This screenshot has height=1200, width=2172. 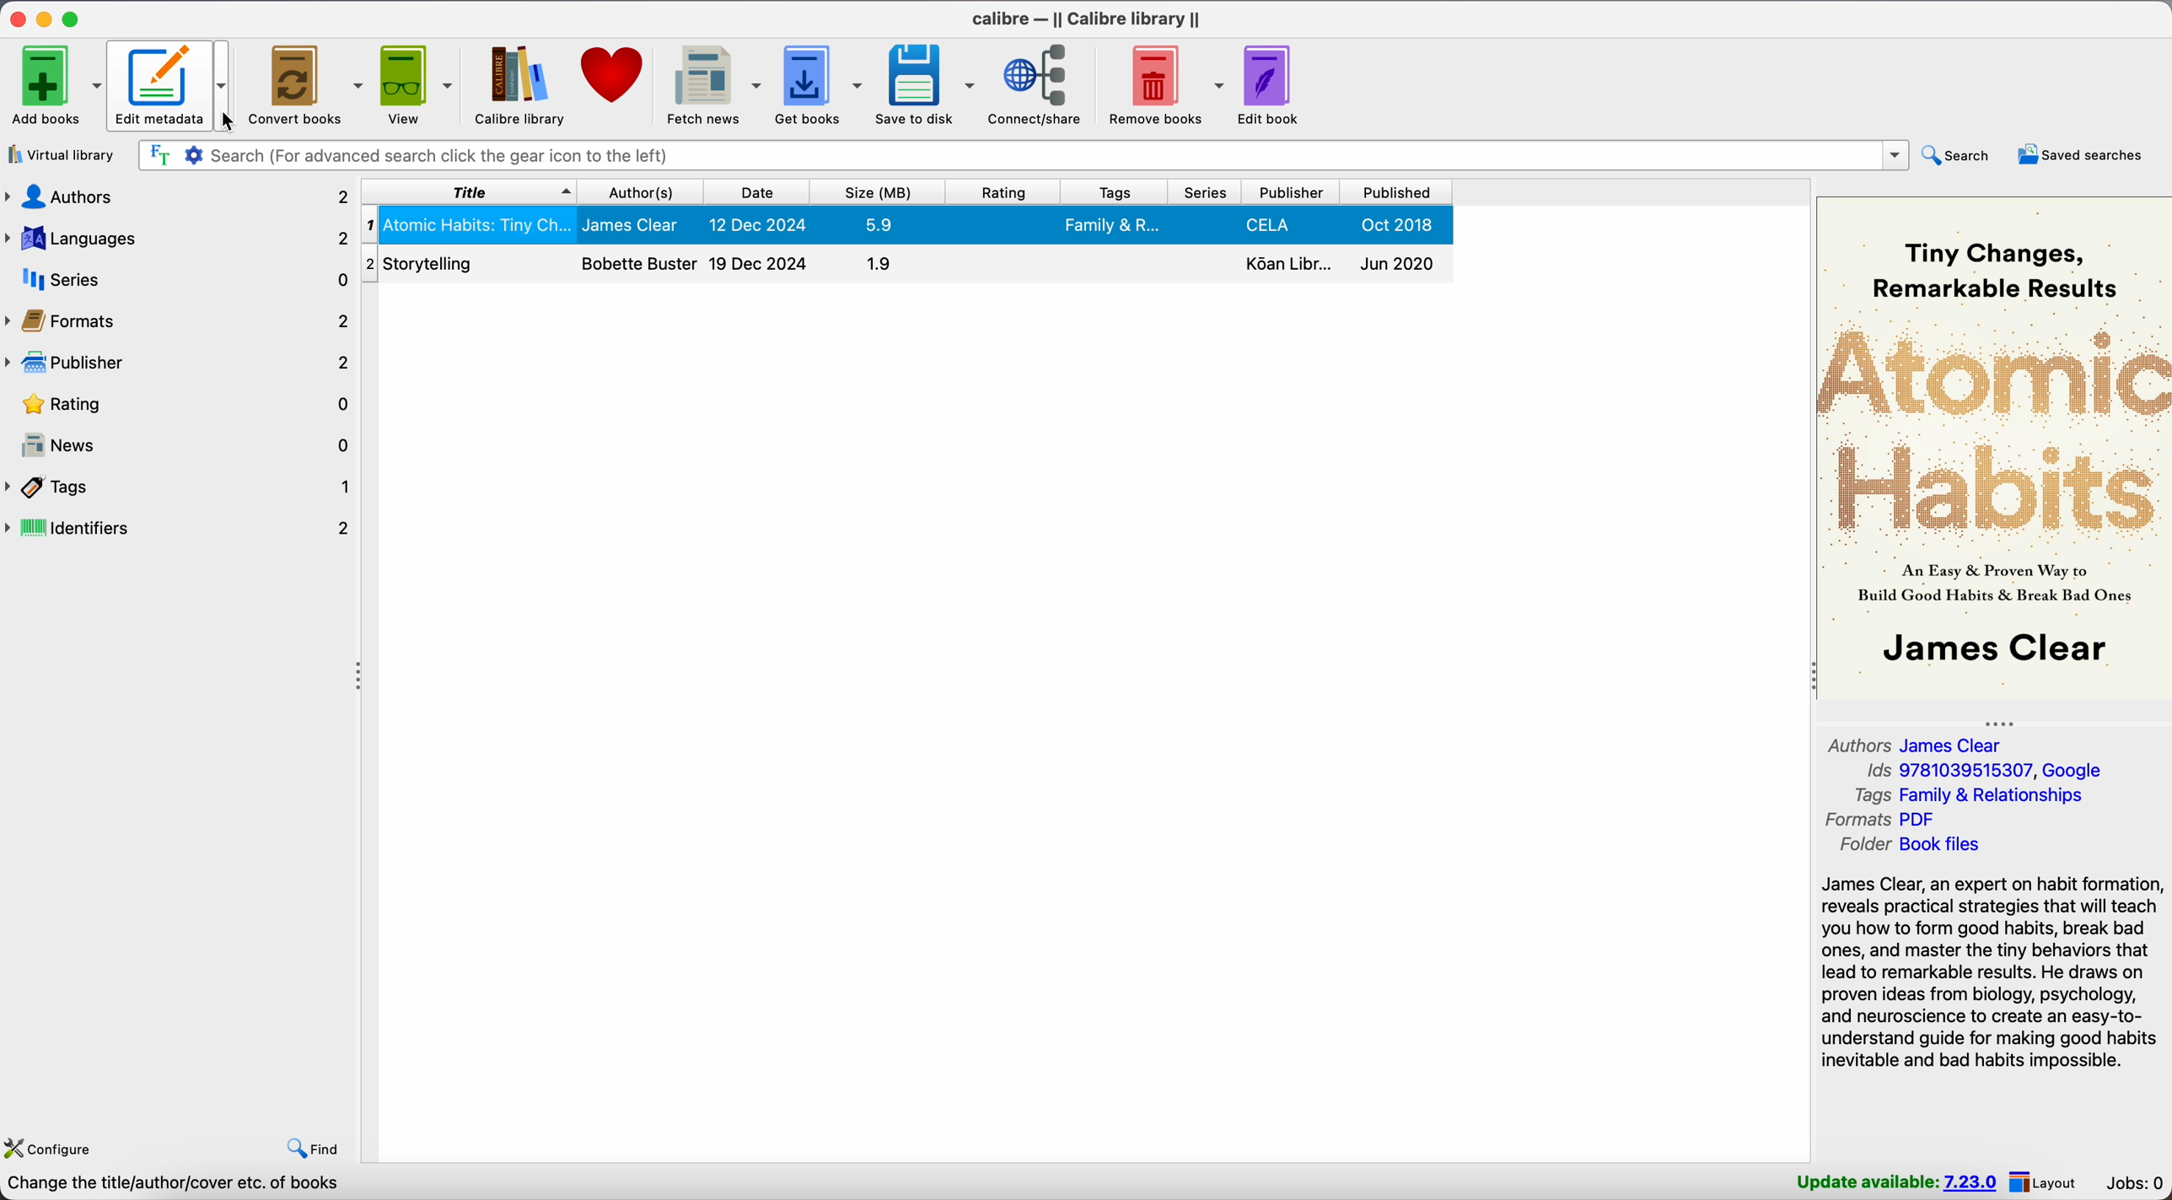 I want to click on search bar, so click(x=1024, y=156).